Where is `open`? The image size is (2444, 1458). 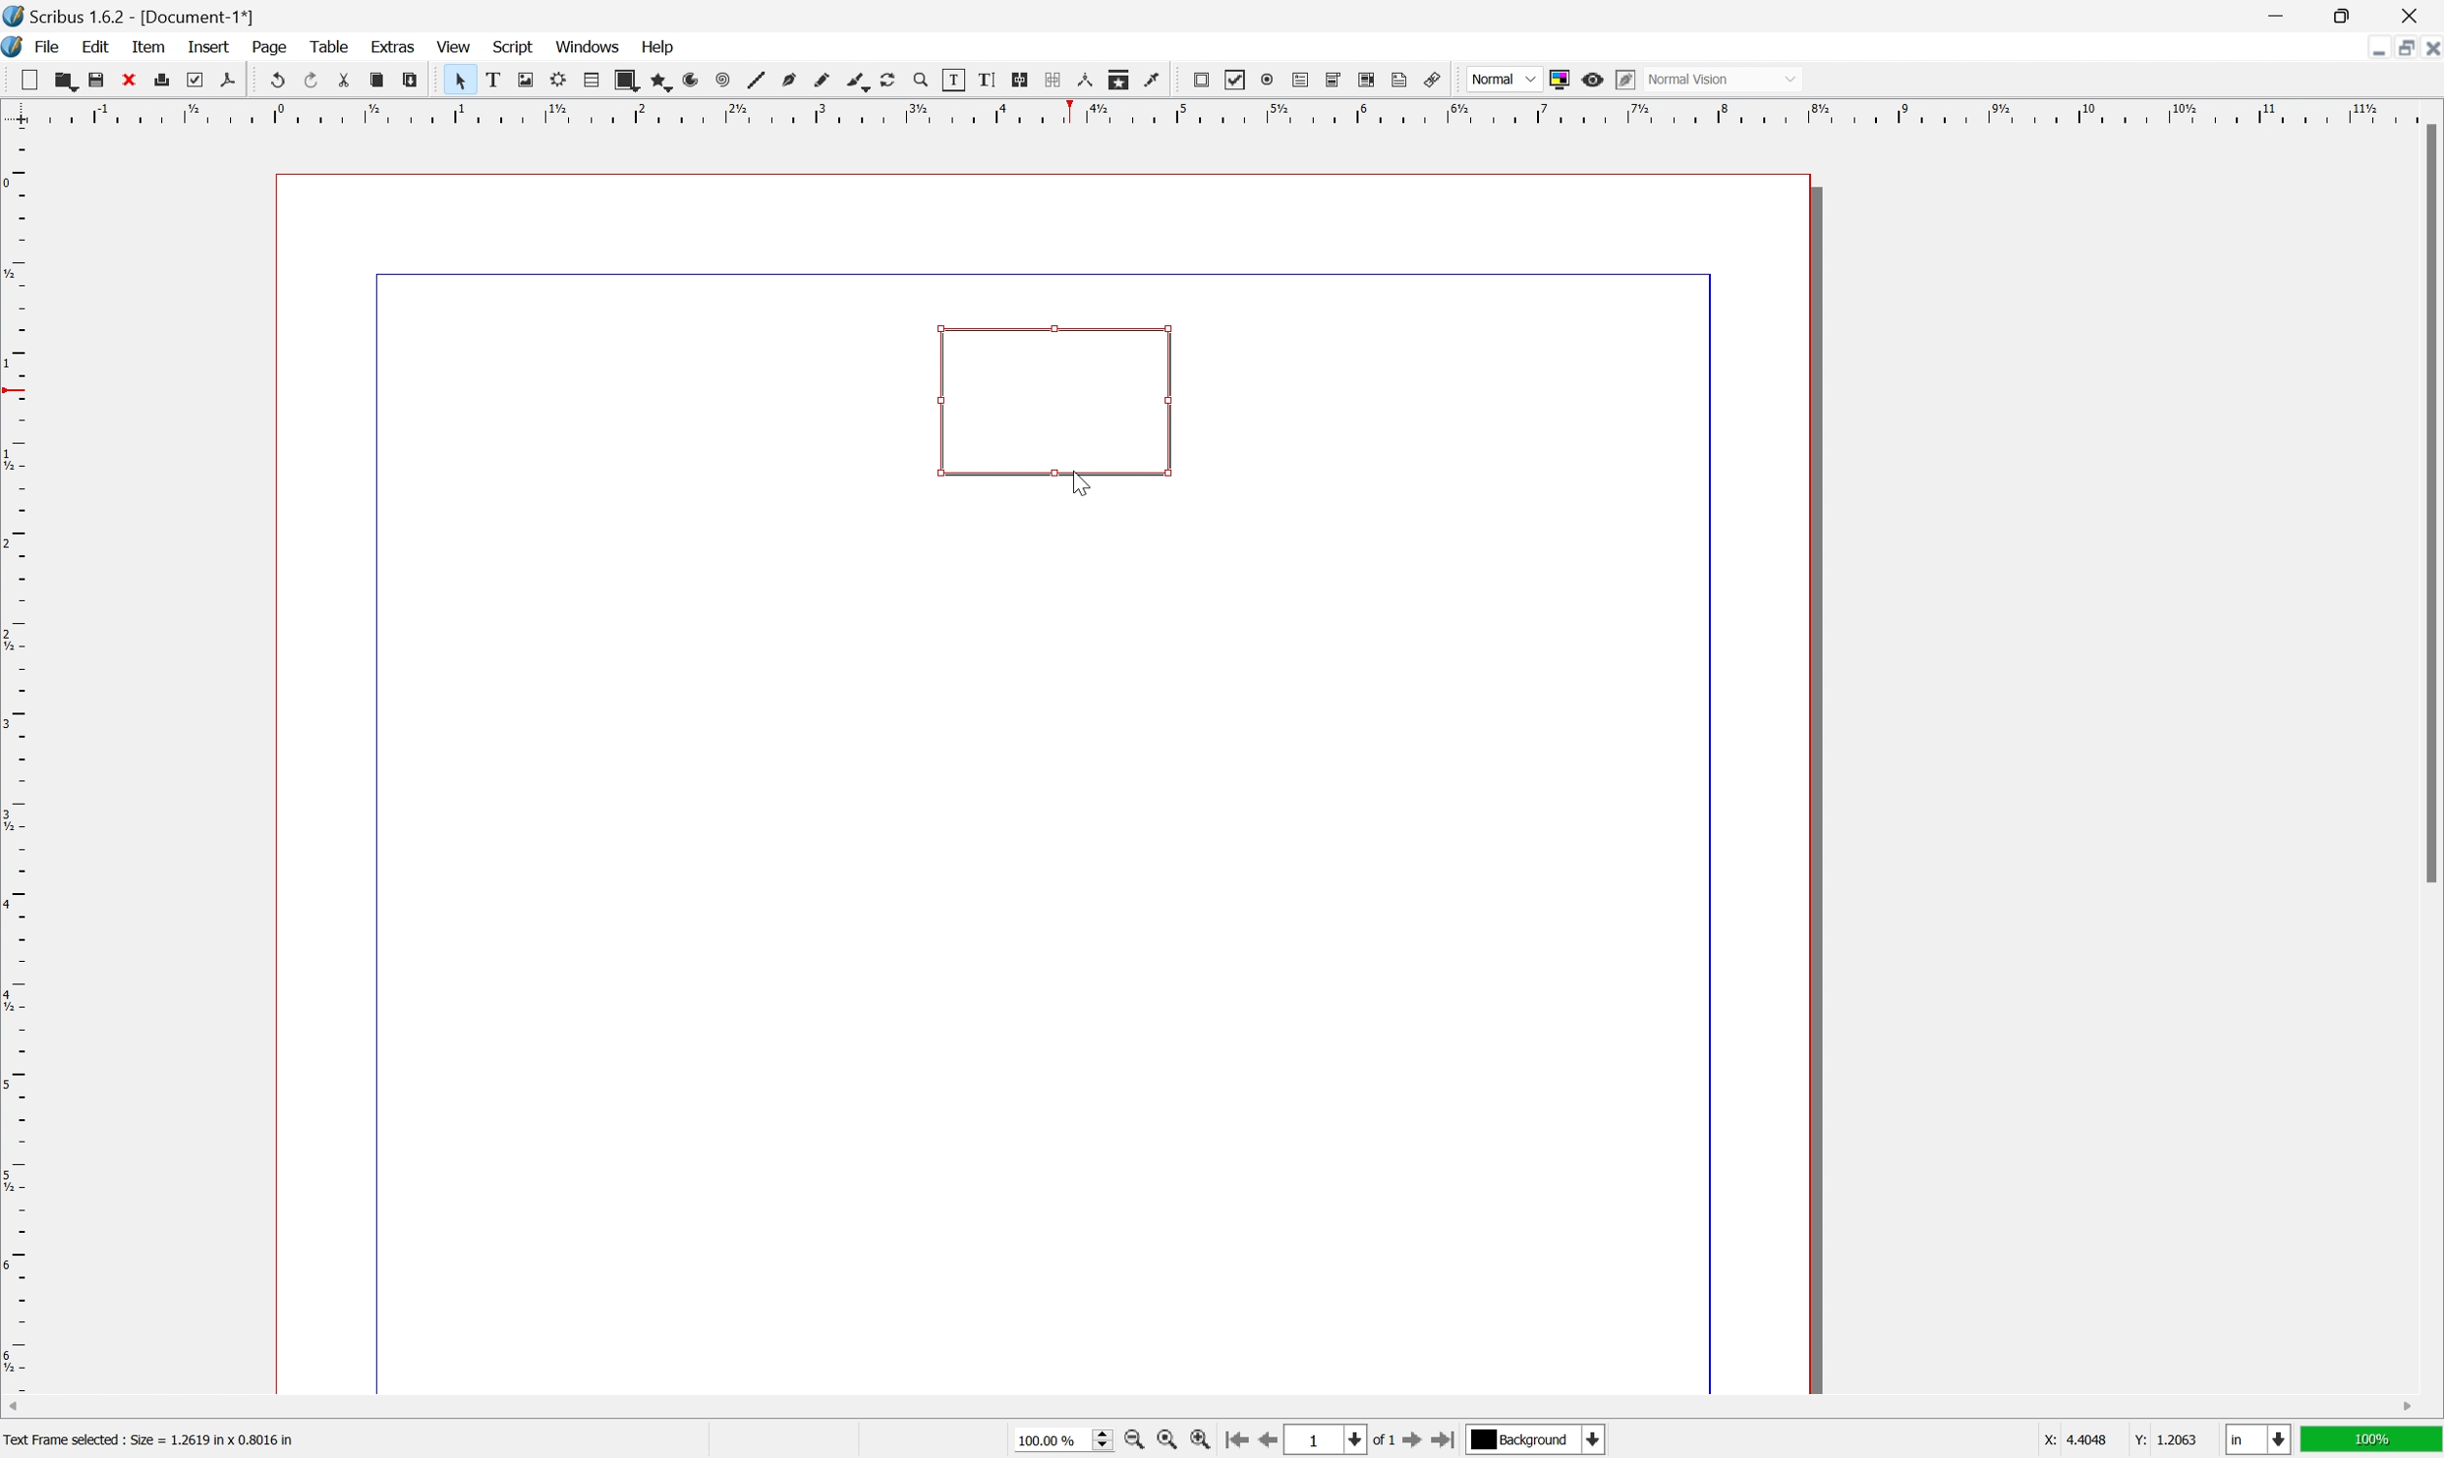
open is located at coordinates (66, 83).